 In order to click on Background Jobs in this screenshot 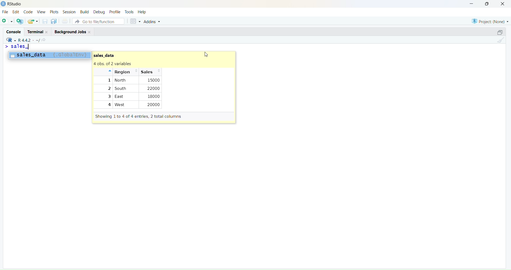, I will do `click(73, 31)`.